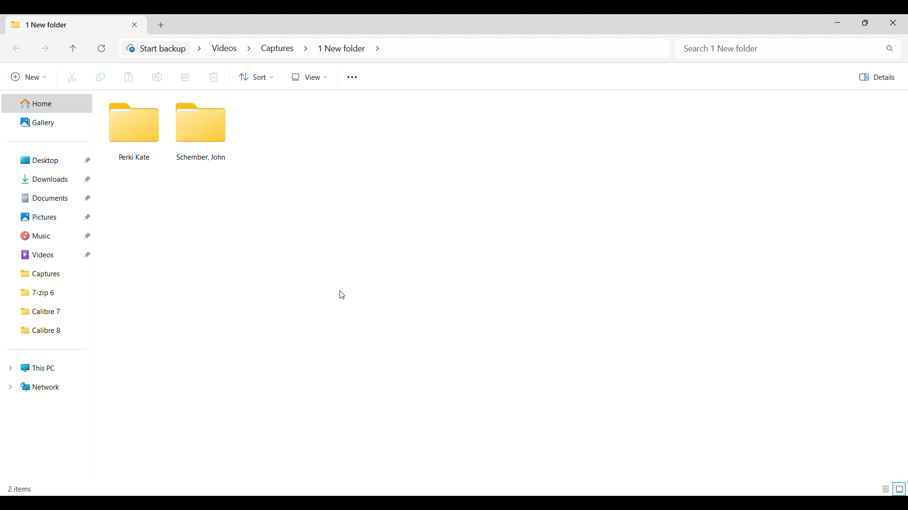 The image size is (908, 510). Describe the element at coordinates (48, 179) in the screenshot. I see `Downloads` at that location.